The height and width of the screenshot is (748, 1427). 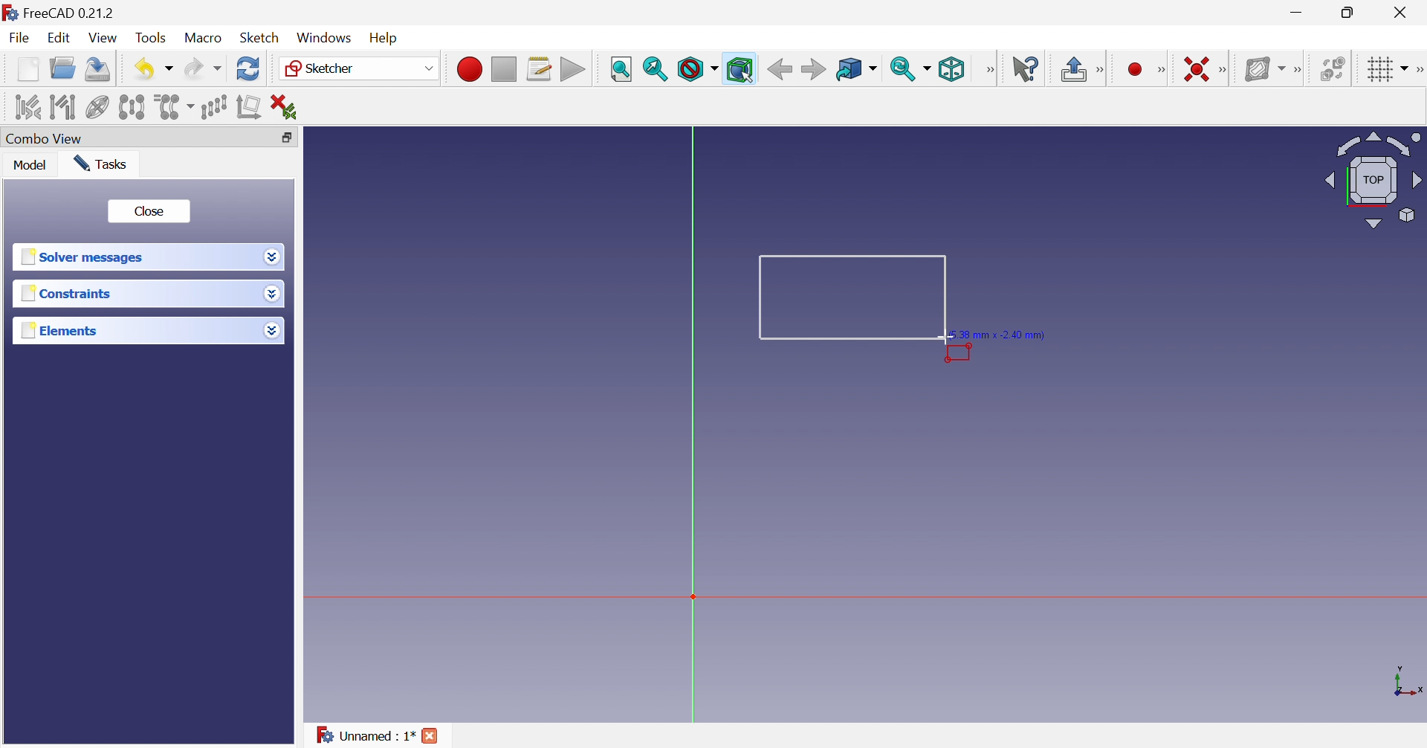 What do you see at coordinates (27, 68) in the screenshot?
I see `New` at bounding box center [27, 68].